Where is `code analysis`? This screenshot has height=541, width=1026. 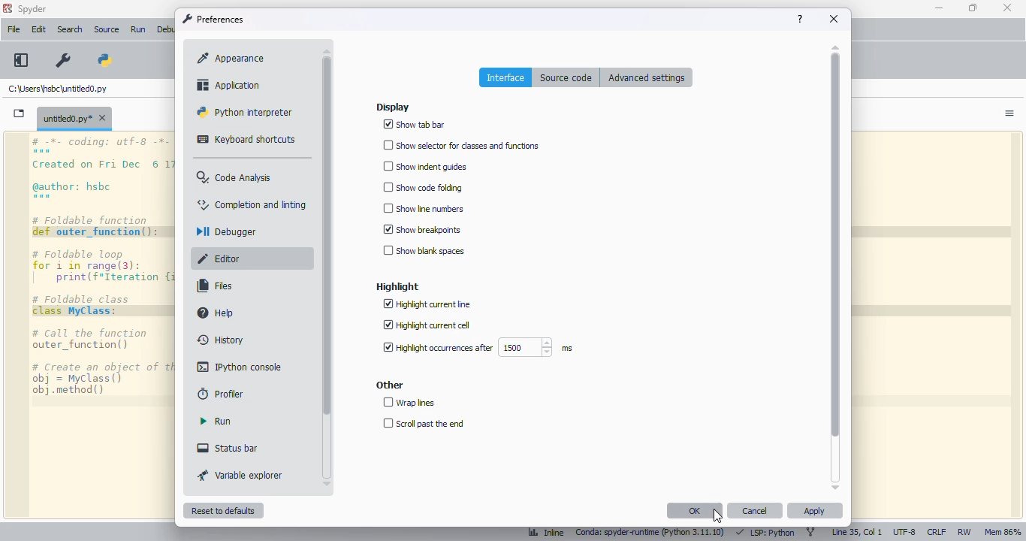
code analysis is located at coordinates (234, 177).